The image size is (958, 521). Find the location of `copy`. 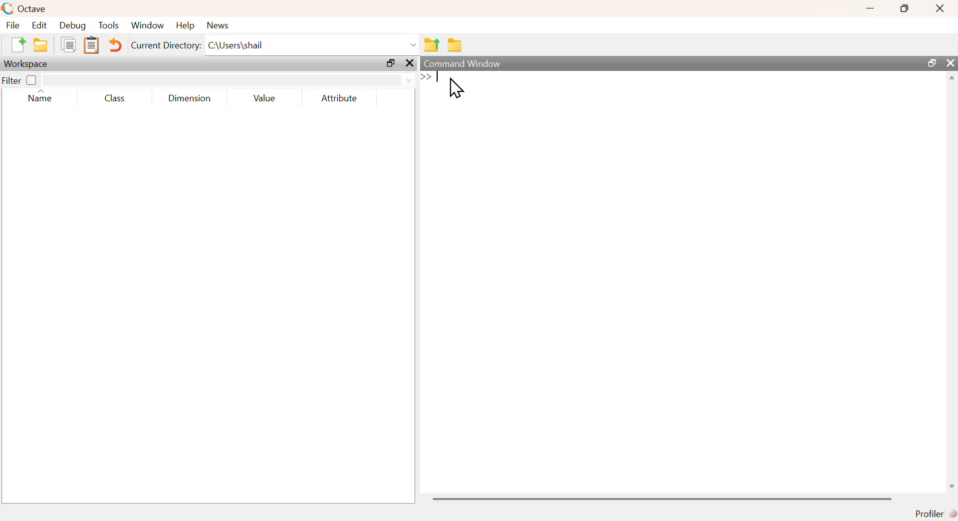

copy is located at coordinates (69, 45).